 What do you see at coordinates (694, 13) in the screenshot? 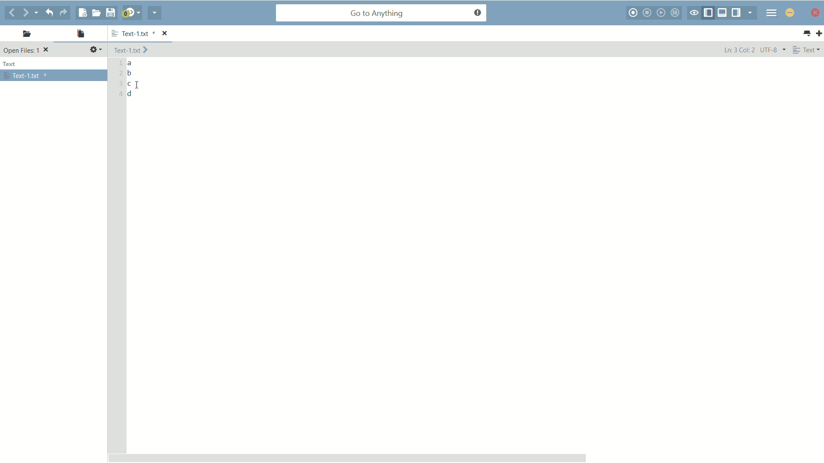
I see `toggle focus mode` at bounding box center [694, 13].